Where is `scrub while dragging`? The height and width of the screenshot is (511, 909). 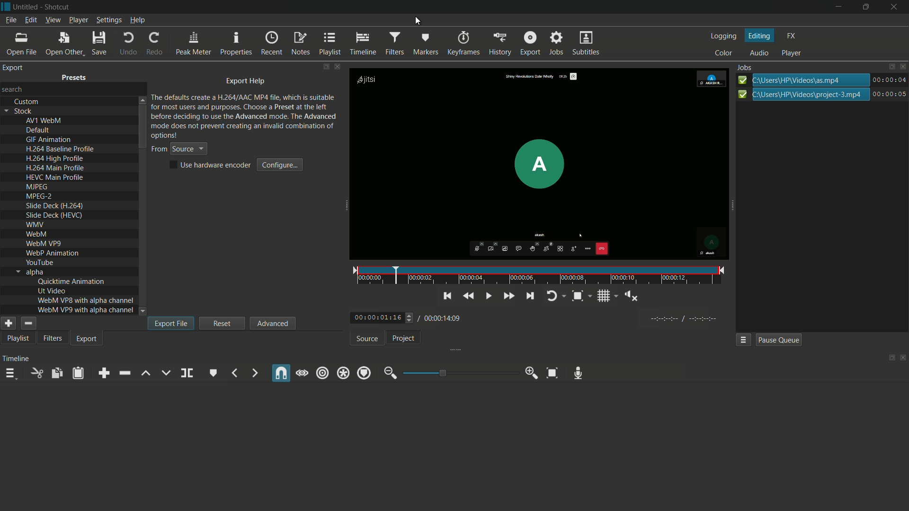
scrub while dragging is located at coordinates (302, 373).